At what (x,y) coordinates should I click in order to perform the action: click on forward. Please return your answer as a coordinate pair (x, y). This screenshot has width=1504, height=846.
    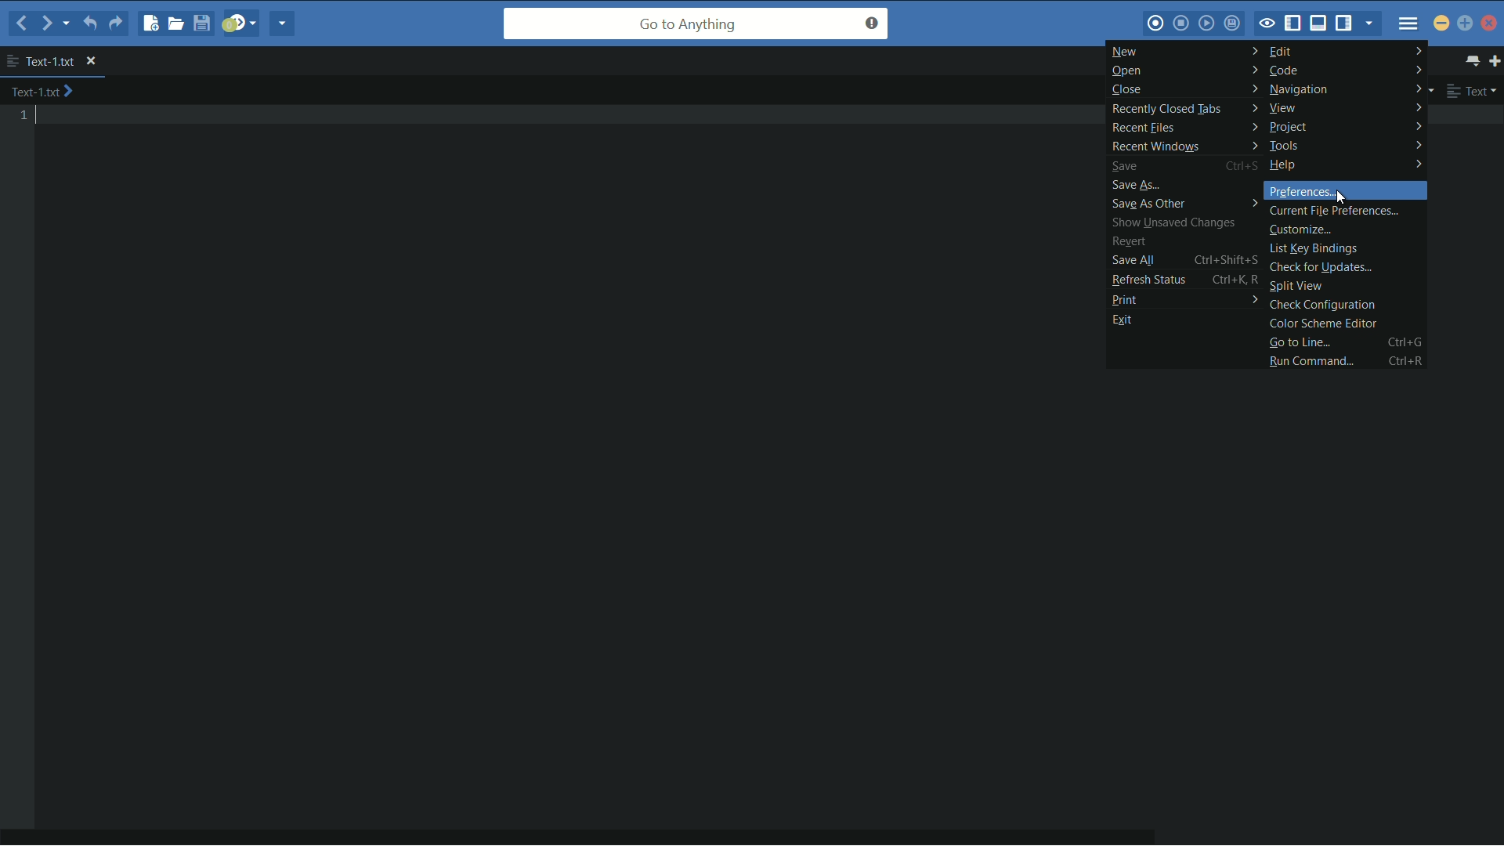
    Looking at the image, I should click on (44, 23).